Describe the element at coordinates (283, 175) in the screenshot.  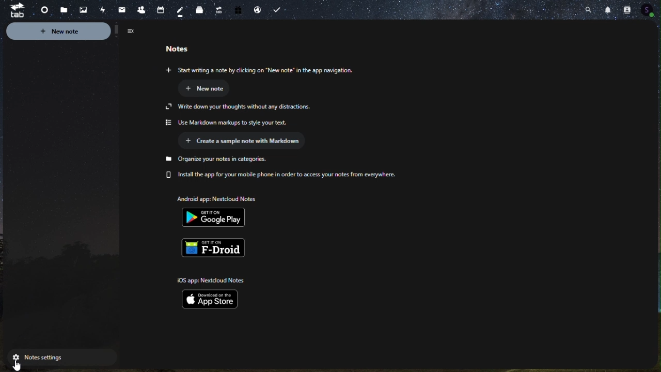
I see `Install the app for your mobile phone in order to access your notes from everywhere.` at that location.